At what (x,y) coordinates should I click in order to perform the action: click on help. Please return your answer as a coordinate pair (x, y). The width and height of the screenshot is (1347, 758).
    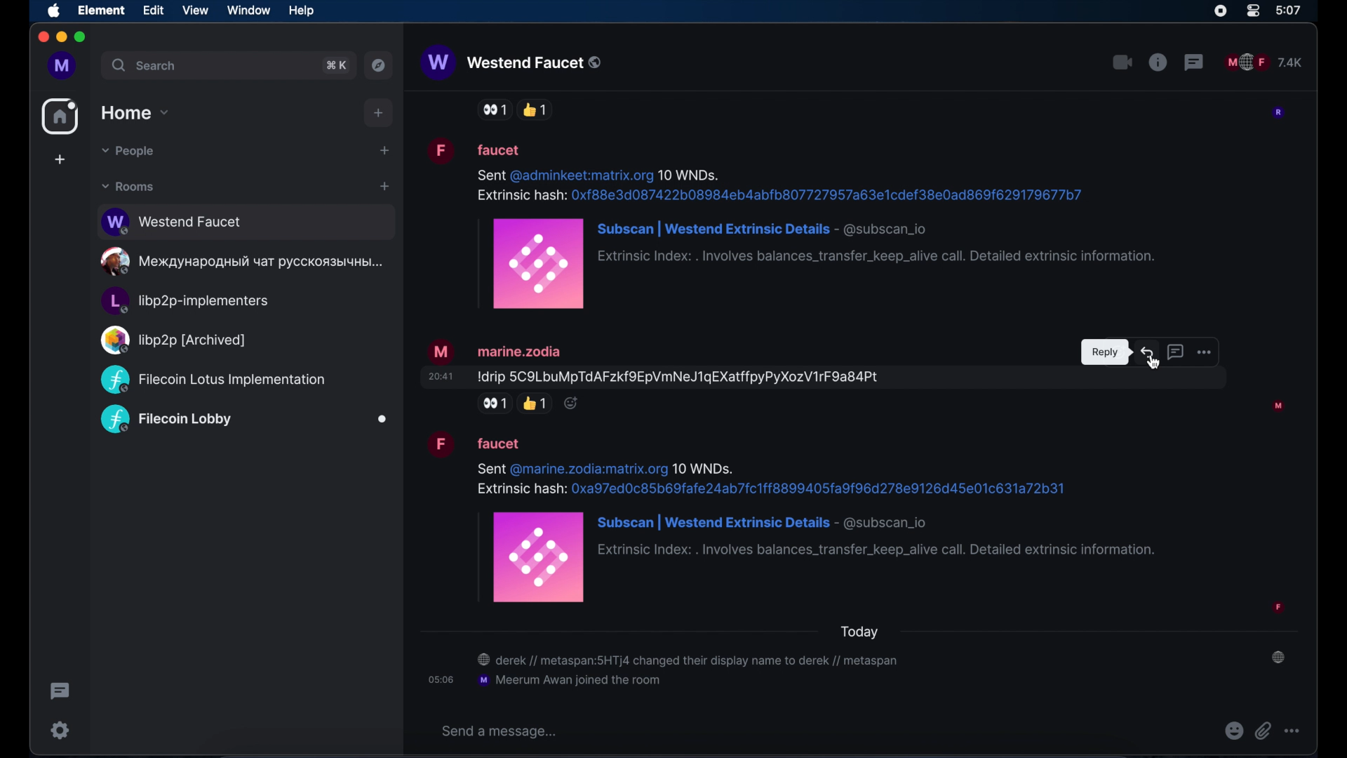
    Looking at the image, I should click on (301, 11).